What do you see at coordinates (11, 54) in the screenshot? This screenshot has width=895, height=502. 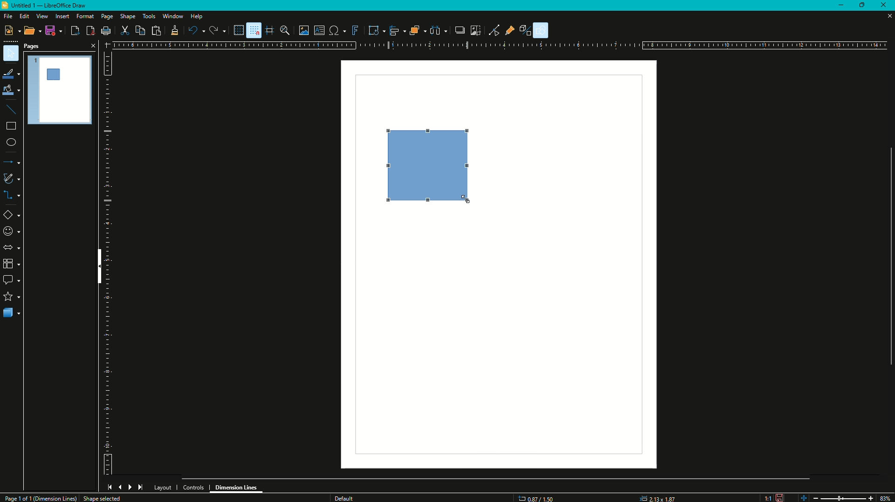 I see `Select` at bounding box center [11, 54].